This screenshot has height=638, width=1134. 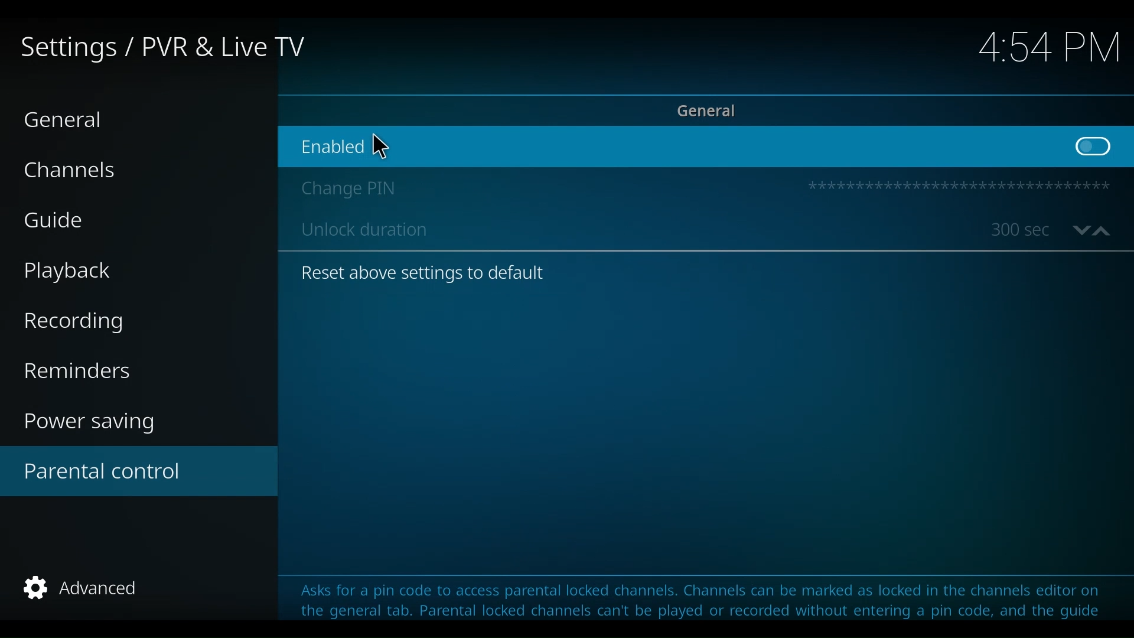 I want to click on Playback, so click(x=69, y=271).